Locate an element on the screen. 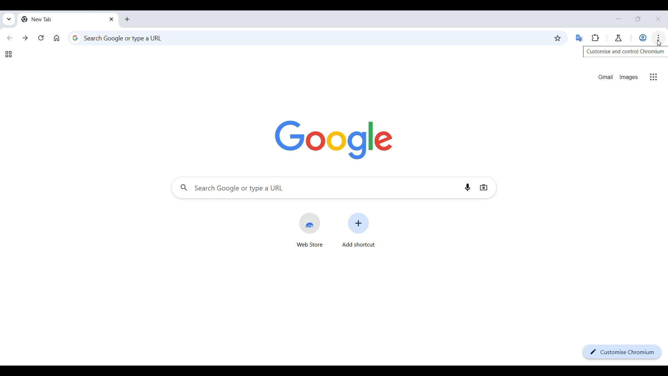 Image resolution: width=668 pixels, height=376 pixels. Go forward is located at coordinates (25, 38).